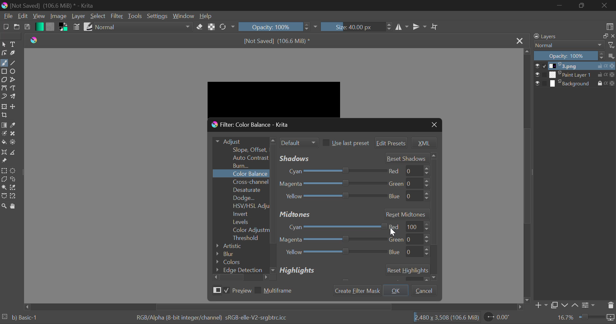 This screenshot has width=616, height=324. What do you see at coordinates (4, 153) in the screenshot?
I see `Assistant Tool` at bounding box center [4, 153].